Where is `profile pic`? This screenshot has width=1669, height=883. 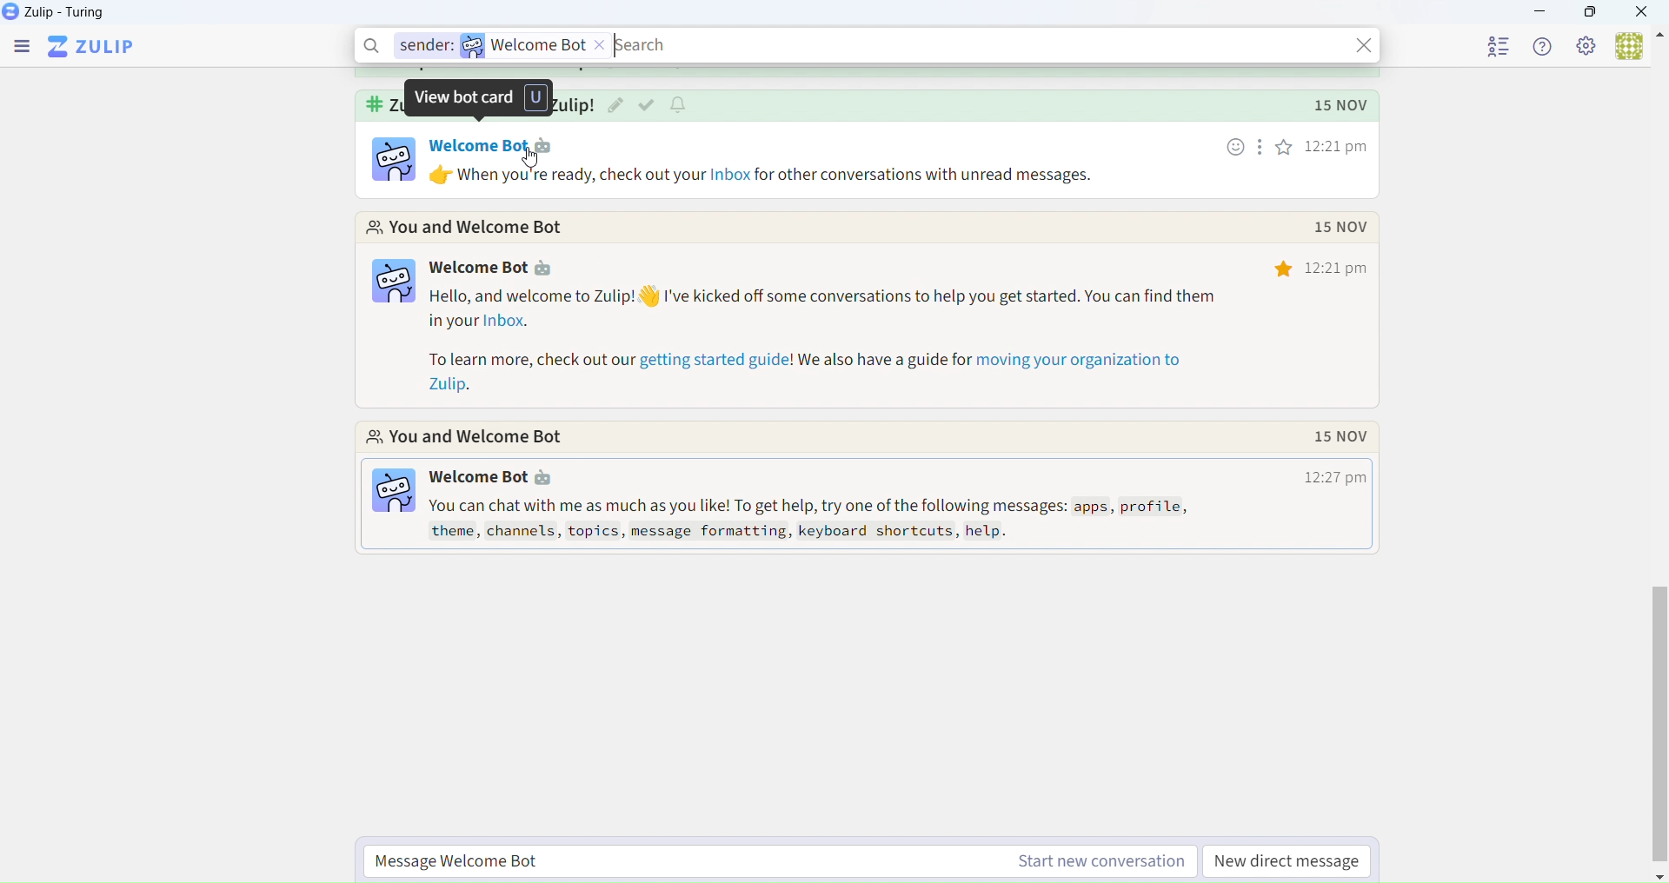 profile pic is located at coordinates (391, 159).